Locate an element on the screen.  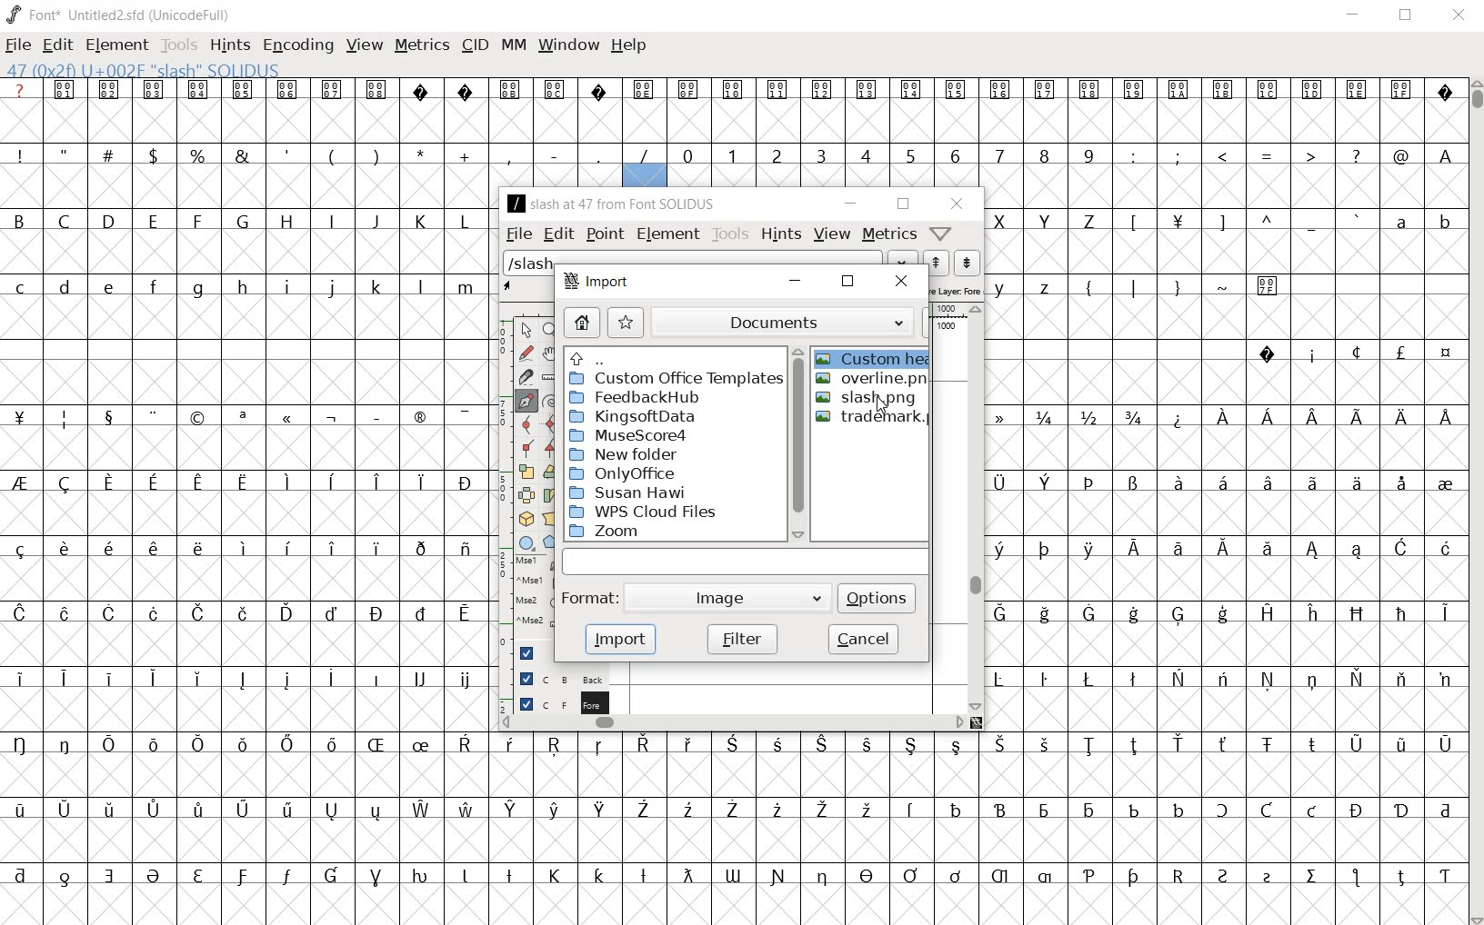
empty cells is located at coordinates (247, 645).